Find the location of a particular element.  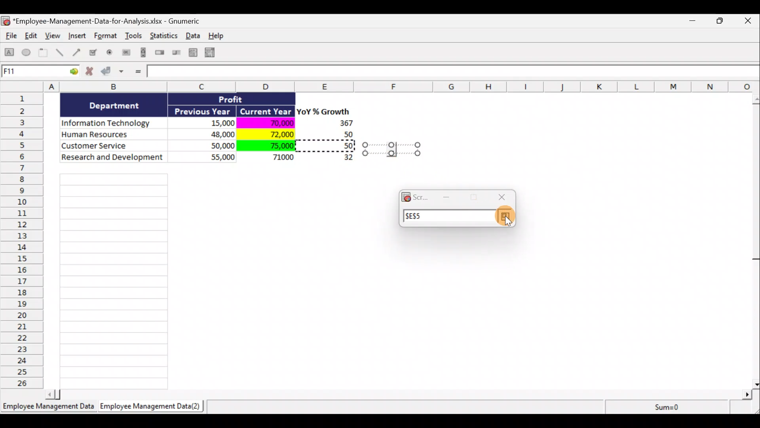

Create a radio button is located at coordinates (110, 53).